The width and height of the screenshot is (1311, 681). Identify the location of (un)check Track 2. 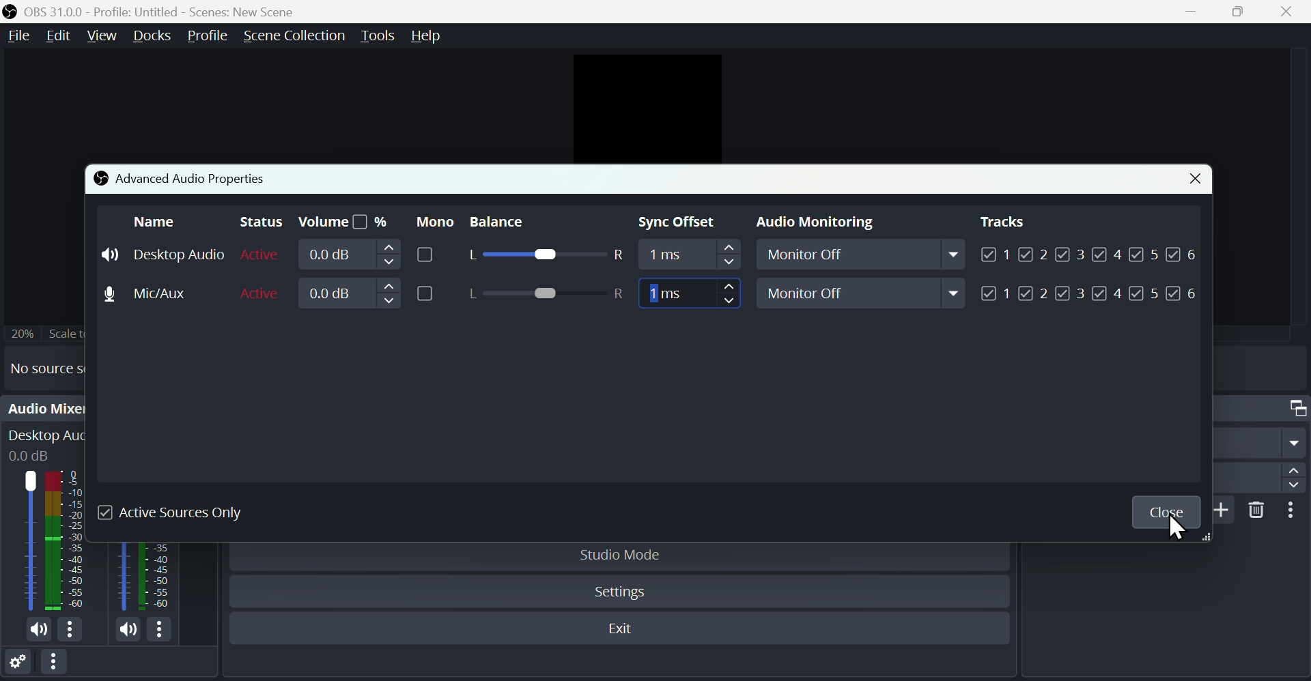
(1034, 293).